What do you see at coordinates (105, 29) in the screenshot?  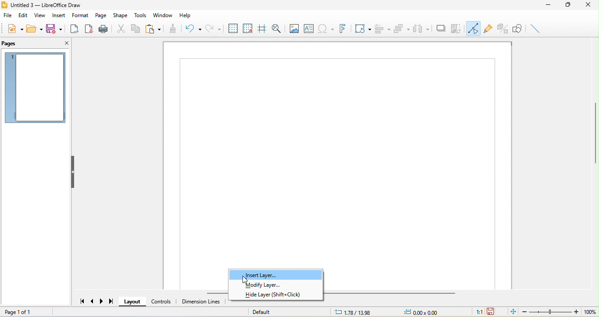 I see `print` at bounding box center [105, 29].